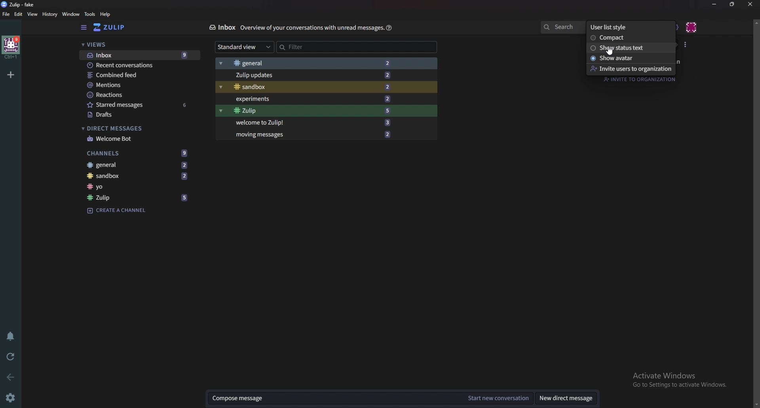  I want to click on View, so click(32, 15).